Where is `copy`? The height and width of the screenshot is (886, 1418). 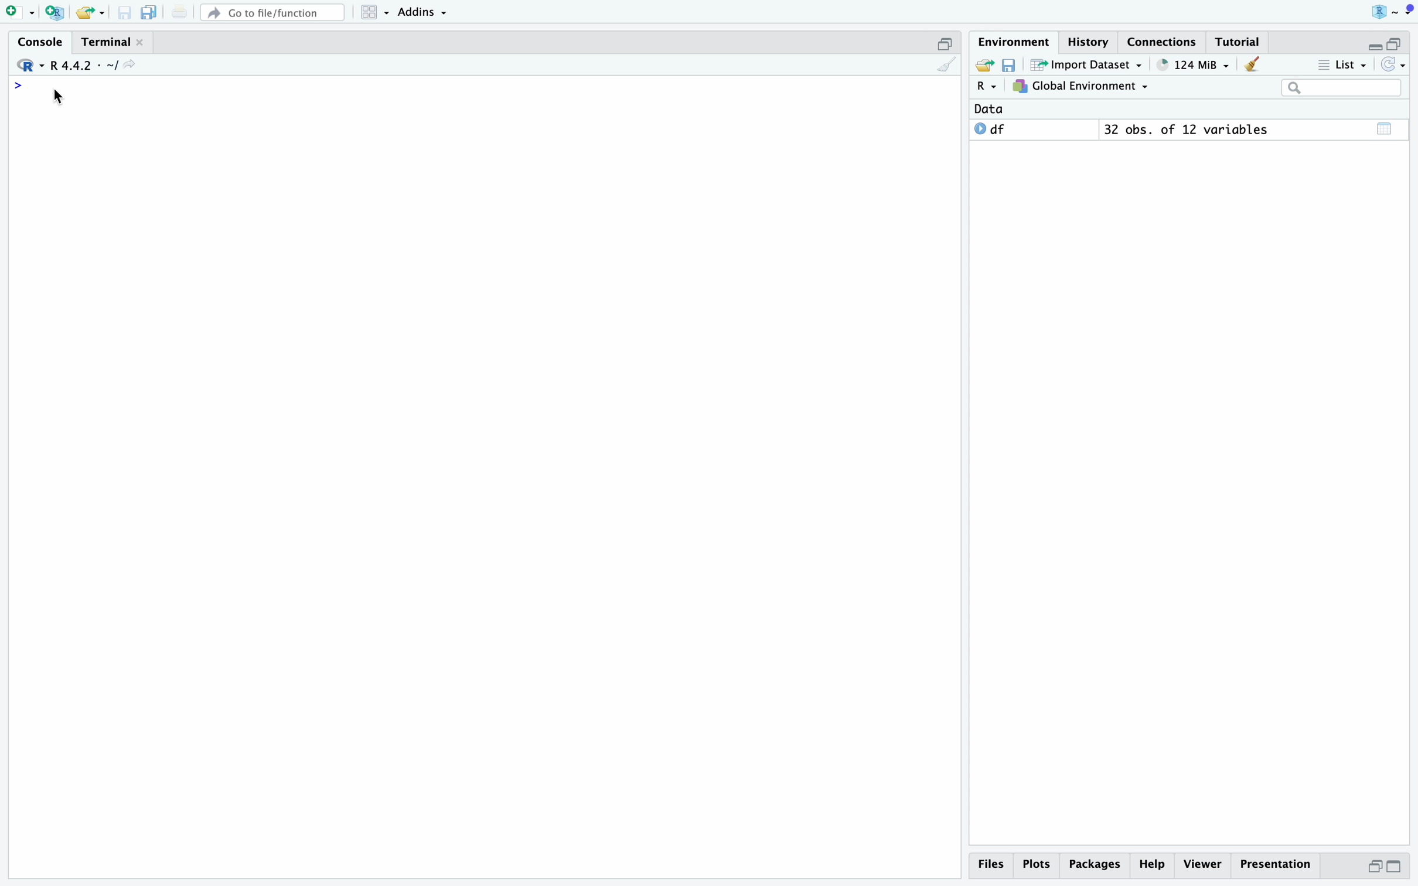 copy is located at coordinates (149, 12).